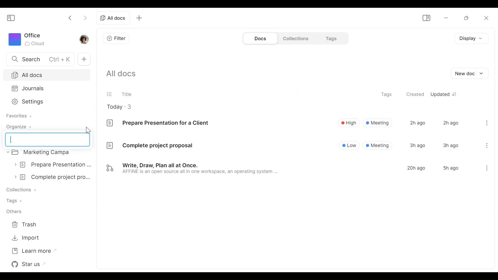  Describe the element at coordinates (350, 145) in the screenshot. I see `Low` at that location.